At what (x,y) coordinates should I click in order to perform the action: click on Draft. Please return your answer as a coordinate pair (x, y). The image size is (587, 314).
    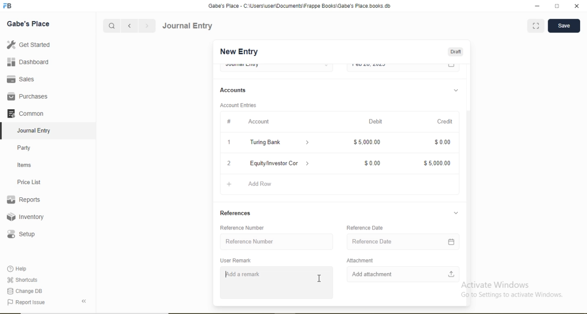
    Looking at the image, I should click on (455, 52).